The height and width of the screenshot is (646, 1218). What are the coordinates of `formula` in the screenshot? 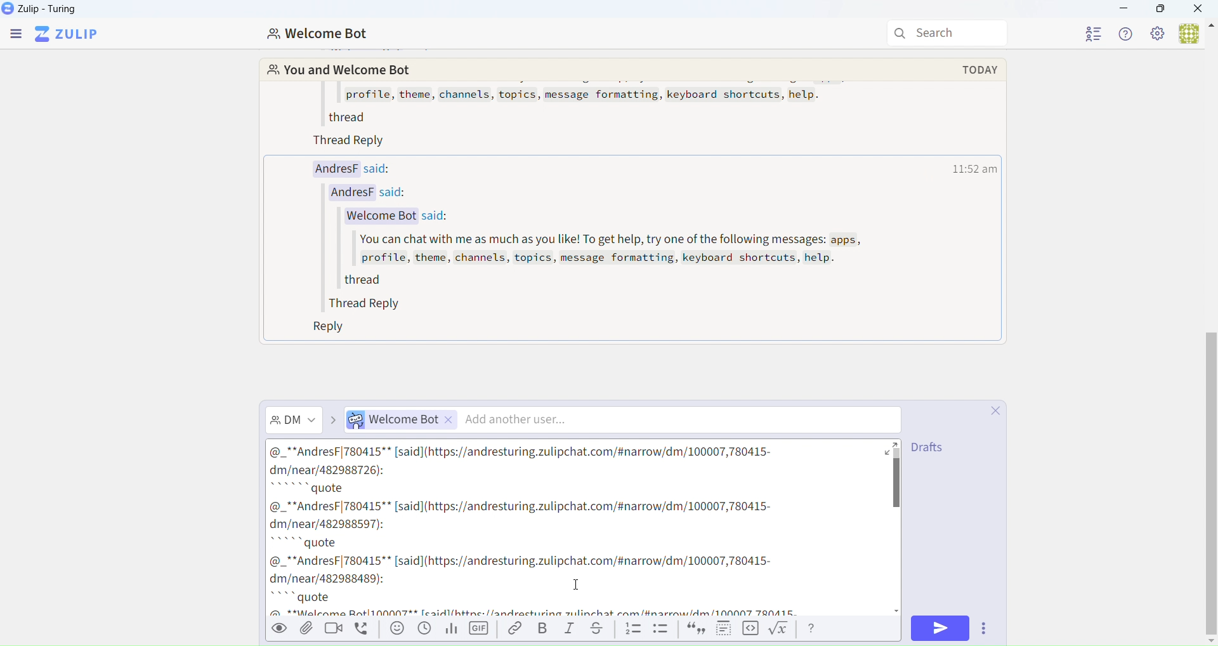 It's located at (782, 630).